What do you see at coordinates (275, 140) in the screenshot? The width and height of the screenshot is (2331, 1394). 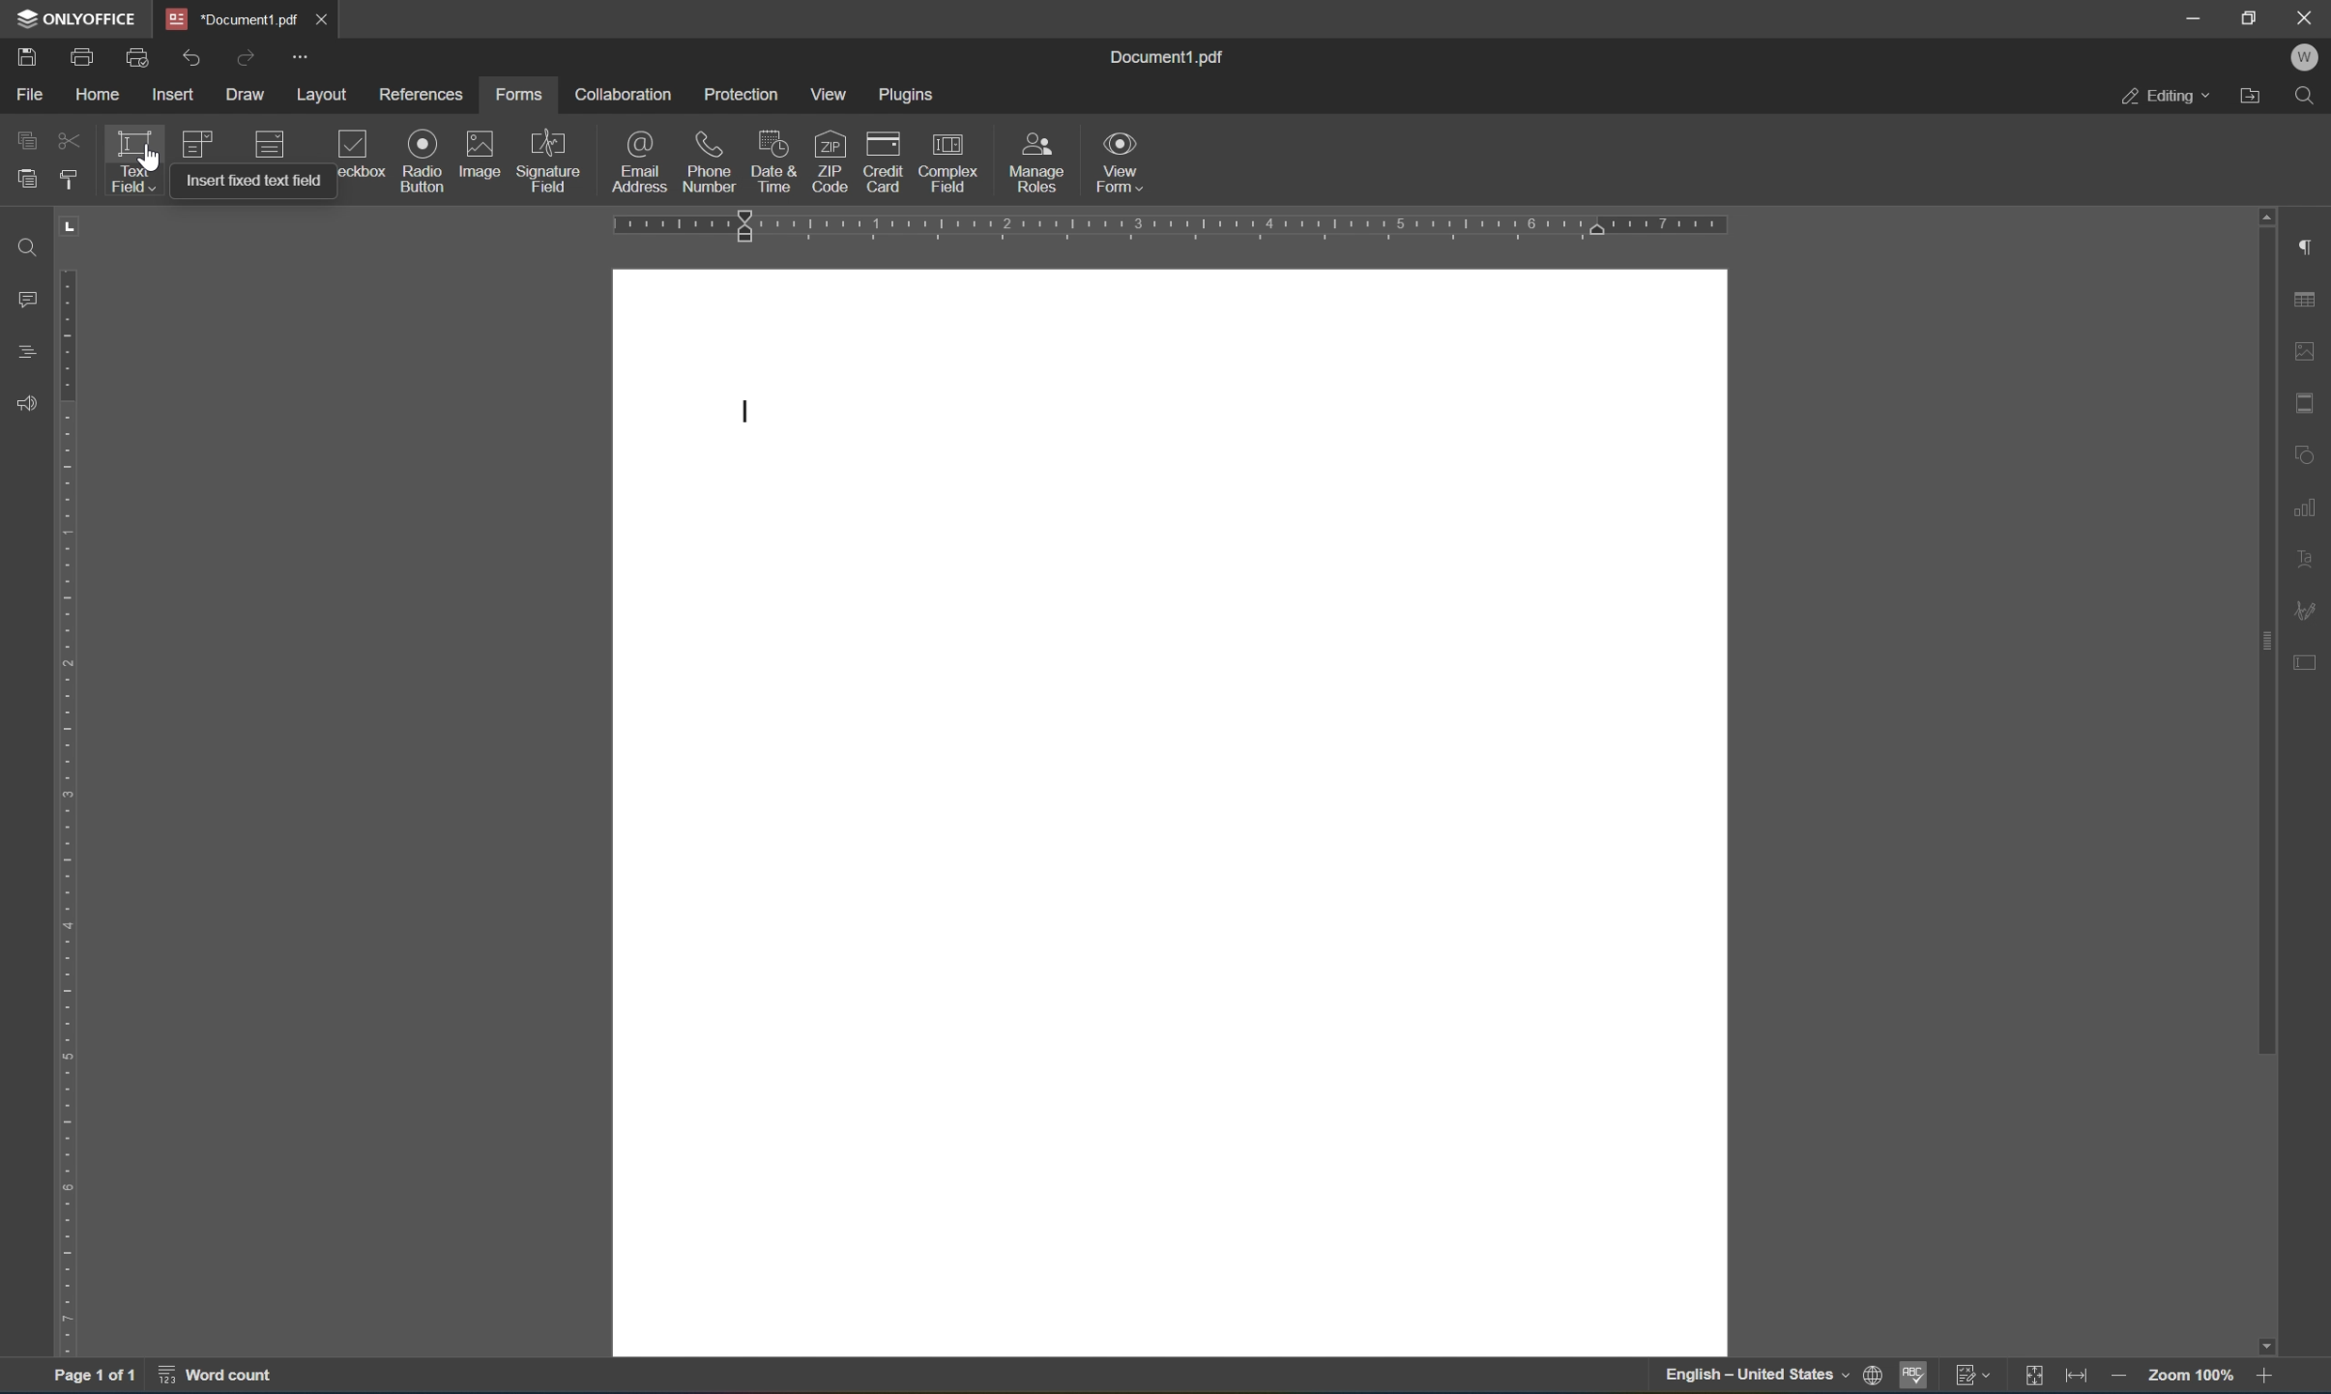 I see `dropdown ` at bounding box center [275, 140].